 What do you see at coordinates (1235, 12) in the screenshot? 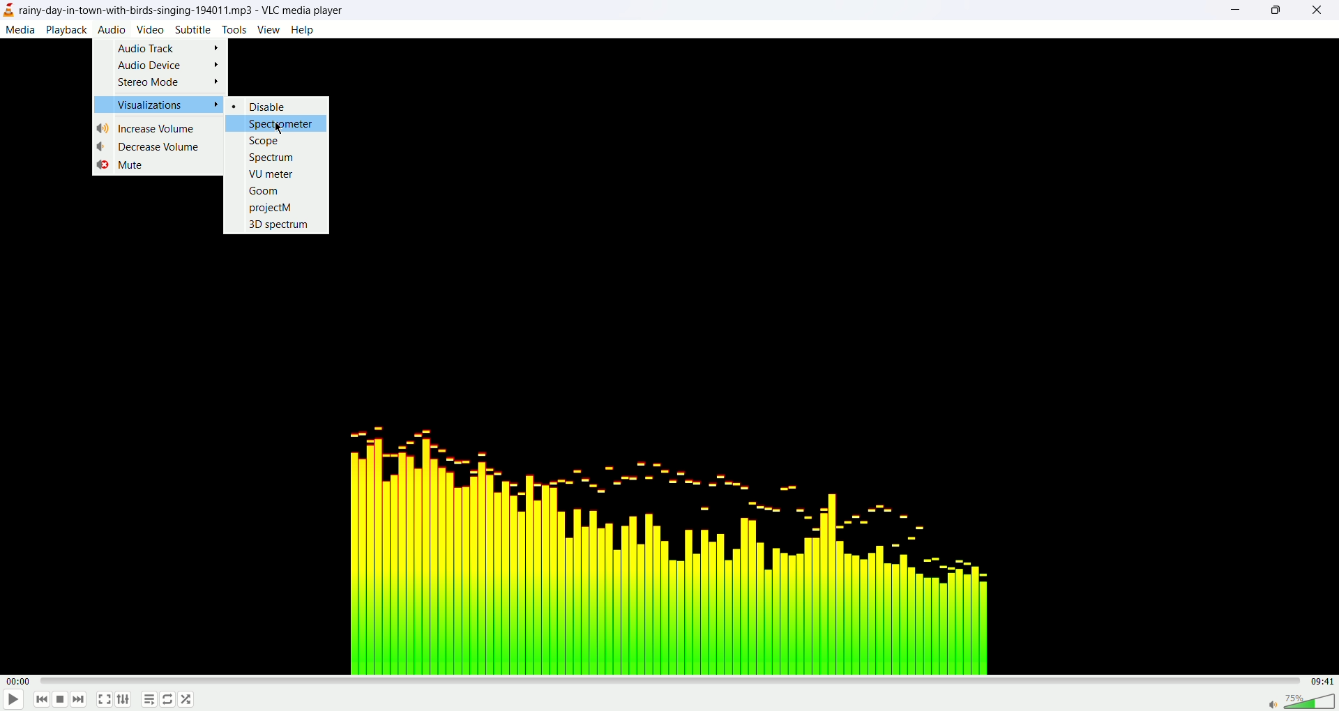
I see `minimize` at bounding box center [1235, 12].